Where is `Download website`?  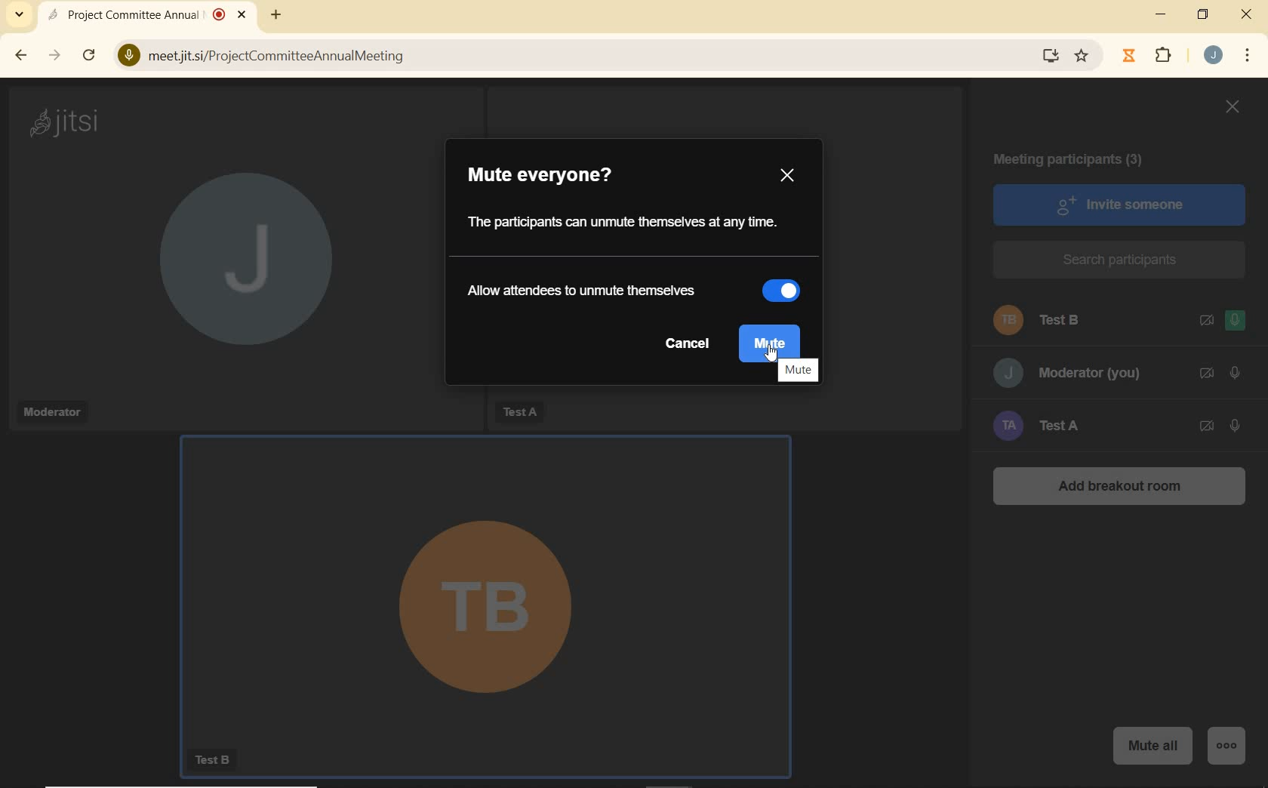 Download website is located at coordinates (1048, 57).